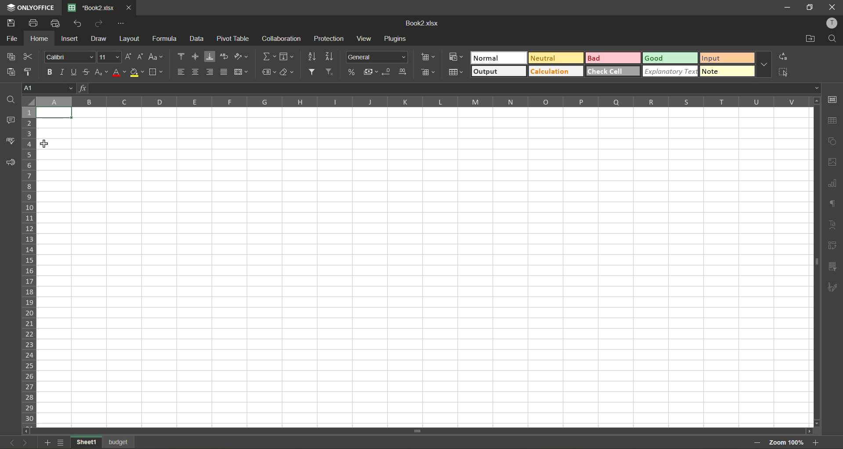 This screenshot has height=449, width=843. What do you see at coordinates (11, 39) in the screenshot?
I see `file` at bounding box center [11, 39].